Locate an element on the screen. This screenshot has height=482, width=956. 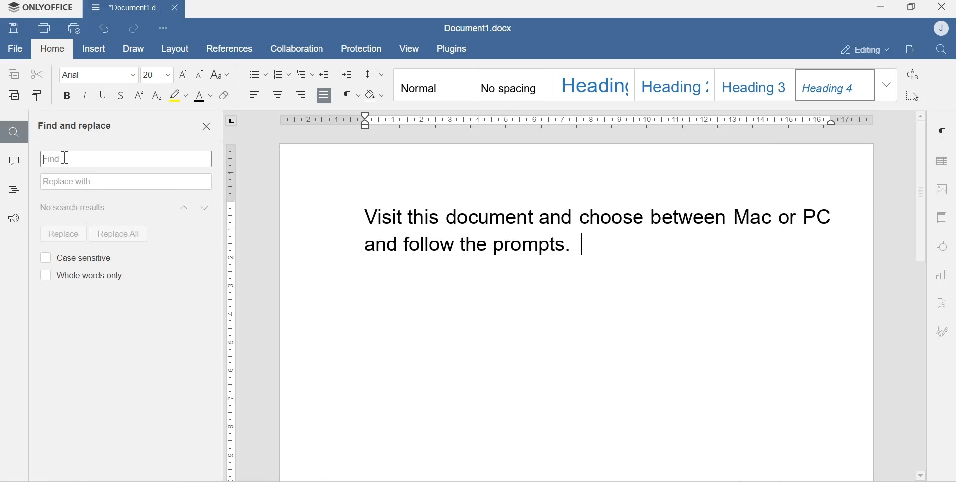
Align center is located at coordinates (277, 96).